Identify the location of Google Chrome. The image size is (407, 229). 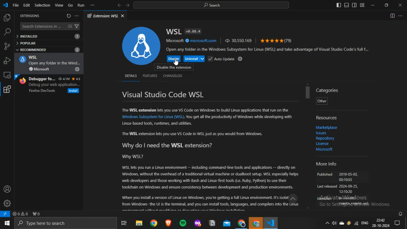
(255, 223).